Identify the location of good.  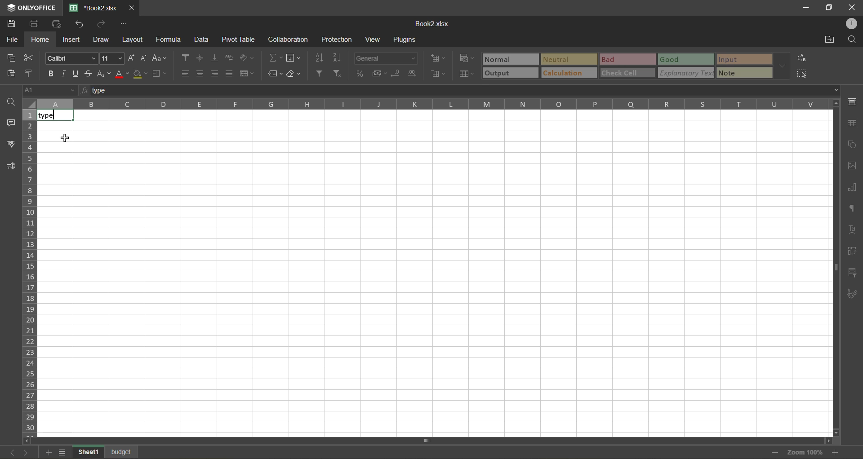
(685, 59).